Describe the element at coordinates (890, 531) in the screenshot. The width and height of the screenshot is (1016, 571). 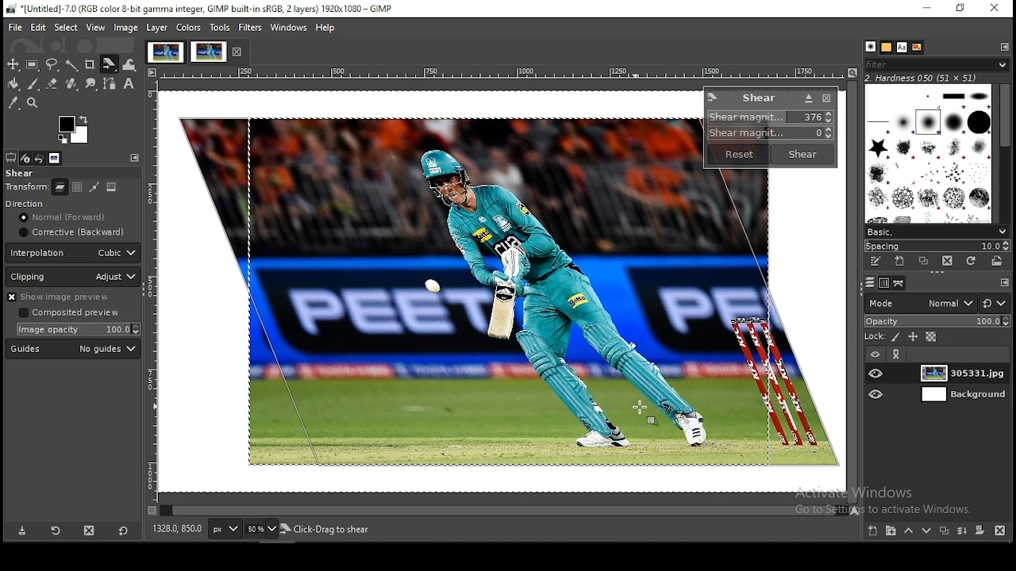
I see `new layer group` at that location.